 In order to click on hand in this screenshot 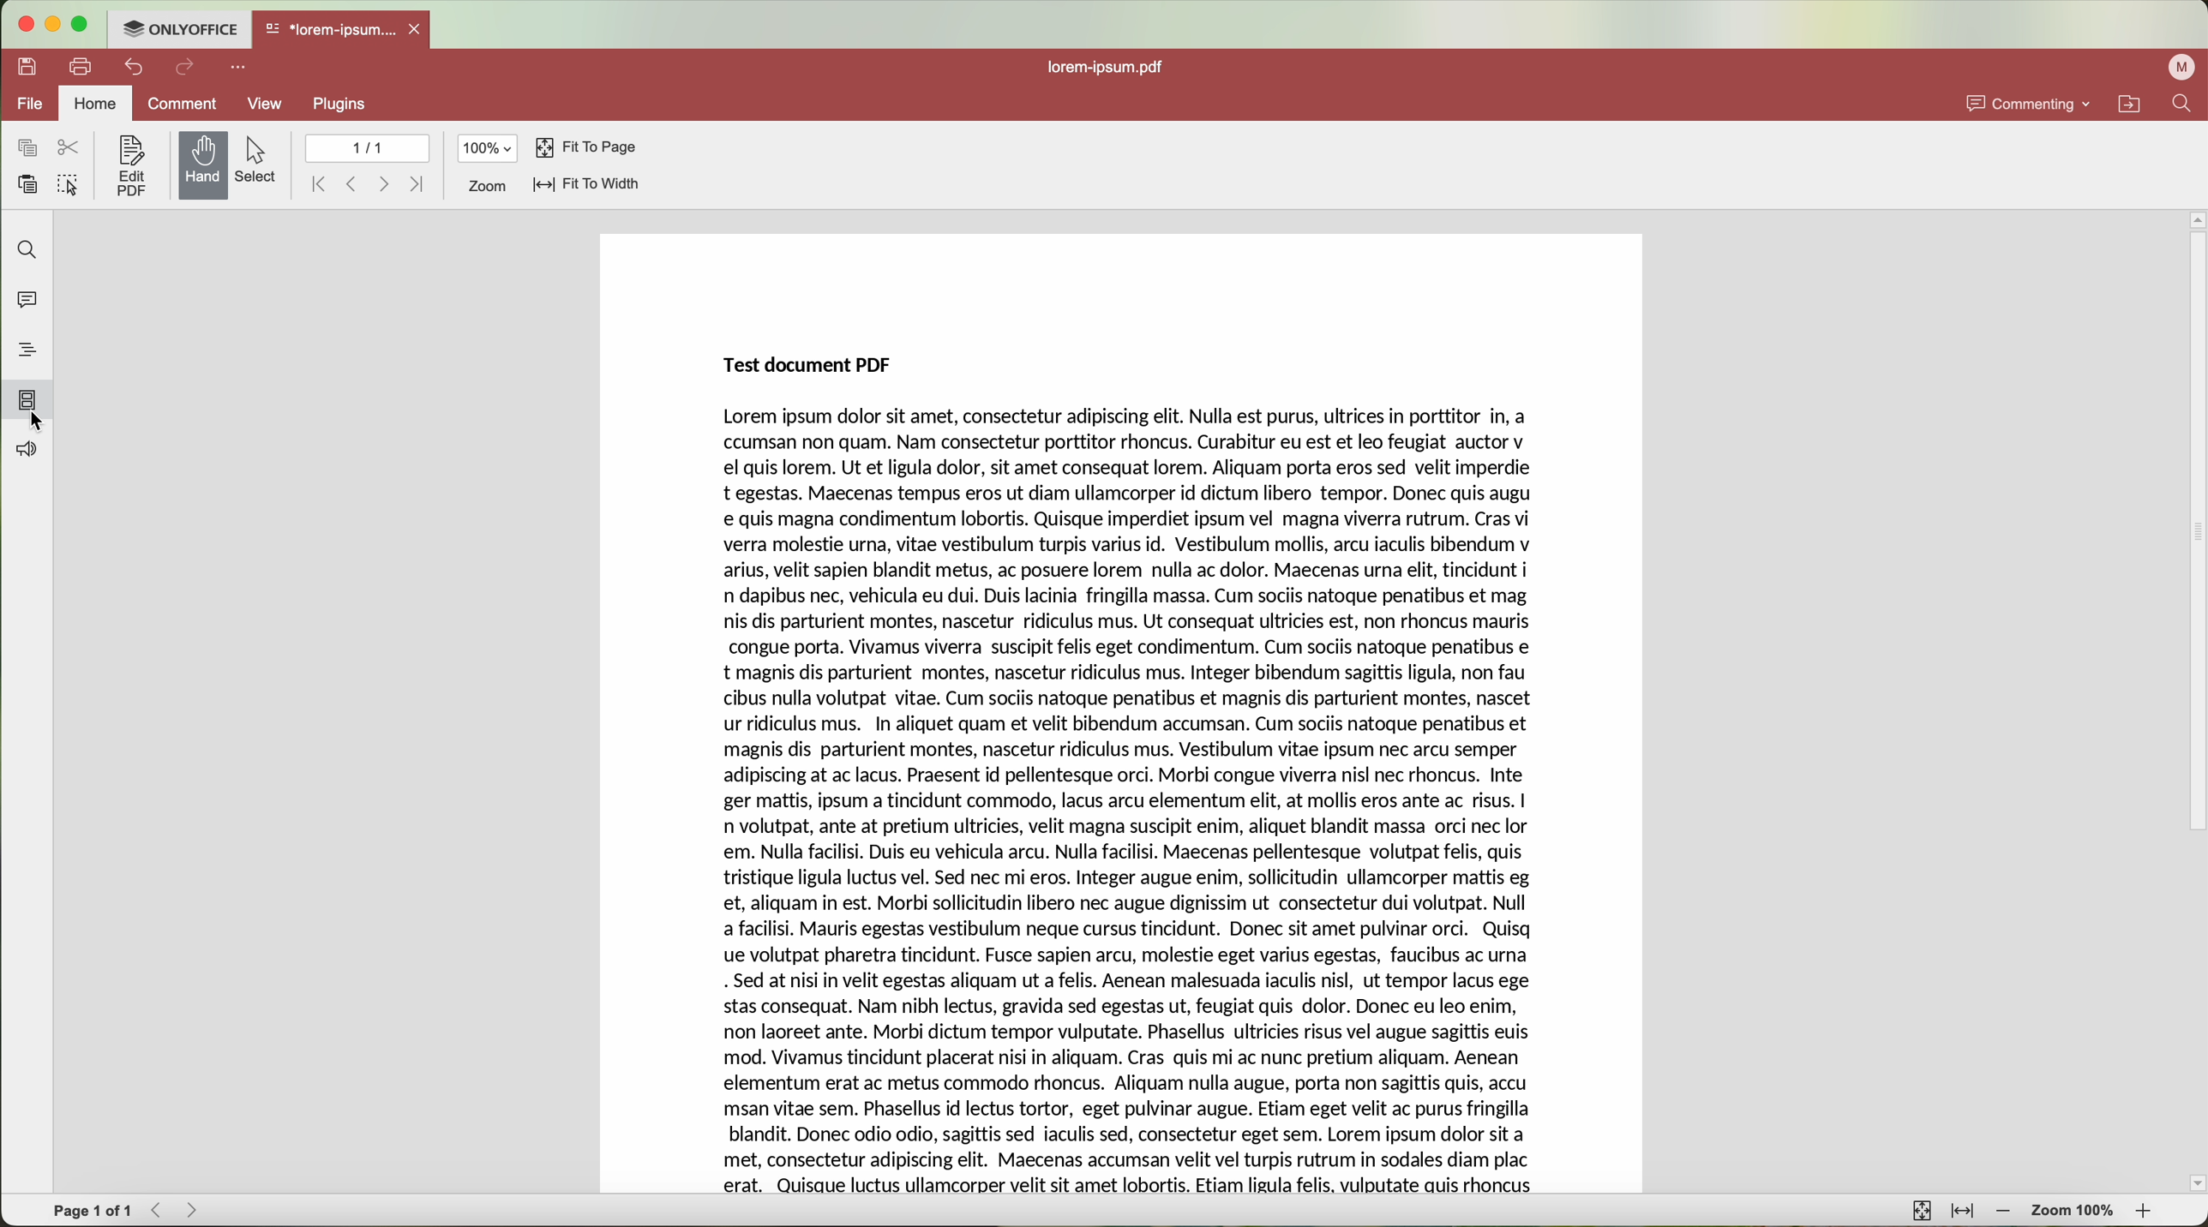, I will do `click(203, 165)`.